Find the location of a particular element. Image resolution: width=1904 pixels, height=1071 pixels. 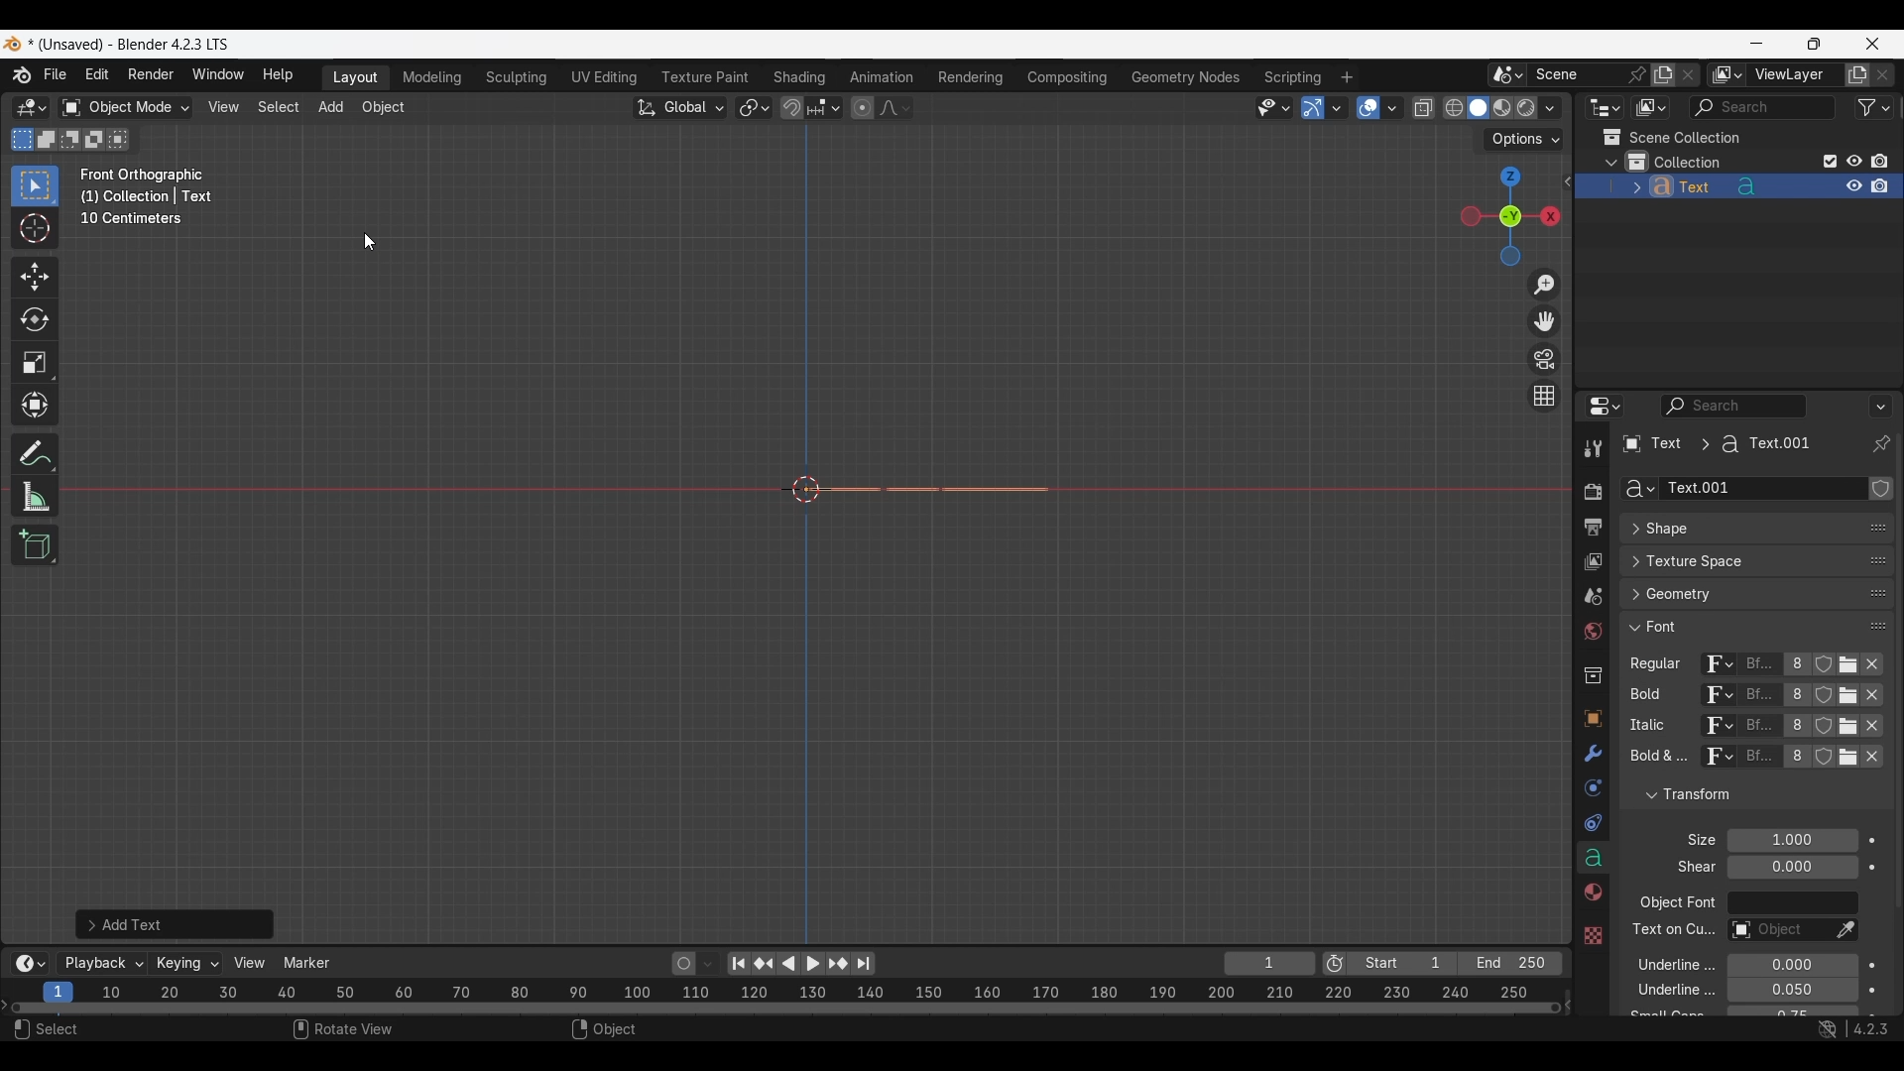

Add view layer is located at coordinates (1857, 75).